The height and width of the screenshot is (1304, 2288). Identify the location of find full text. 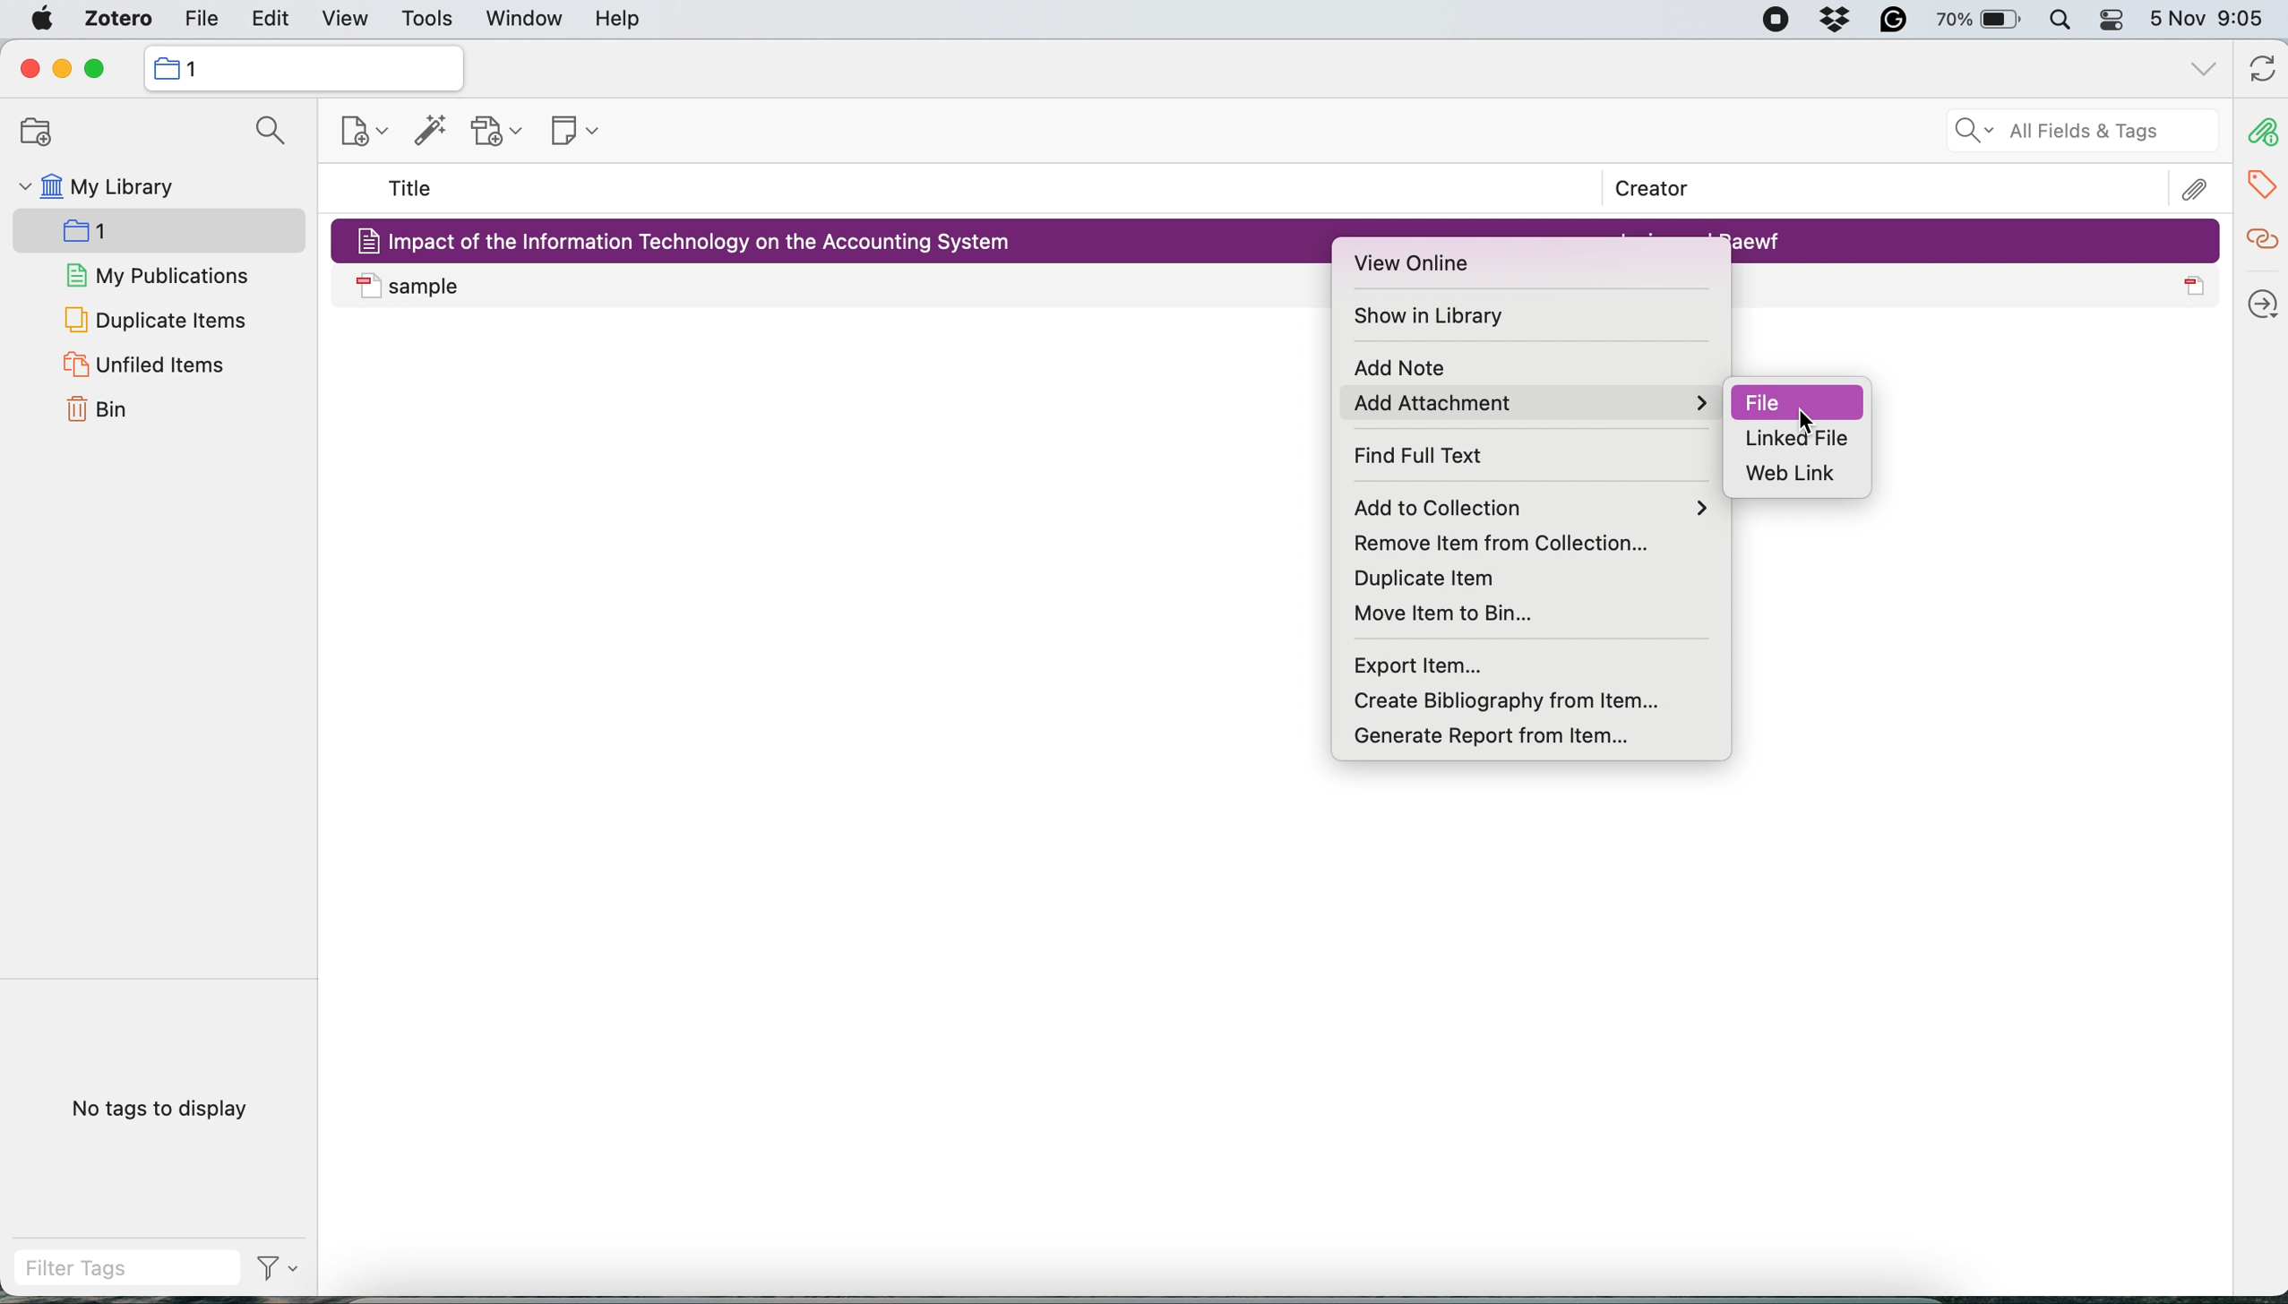
(1436, 456).